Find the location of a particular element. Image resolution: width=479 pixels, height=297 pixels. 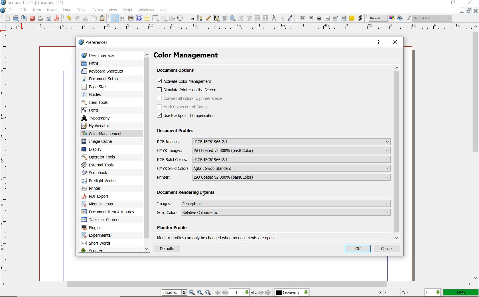

item tools is located at coordinates (102, 102).